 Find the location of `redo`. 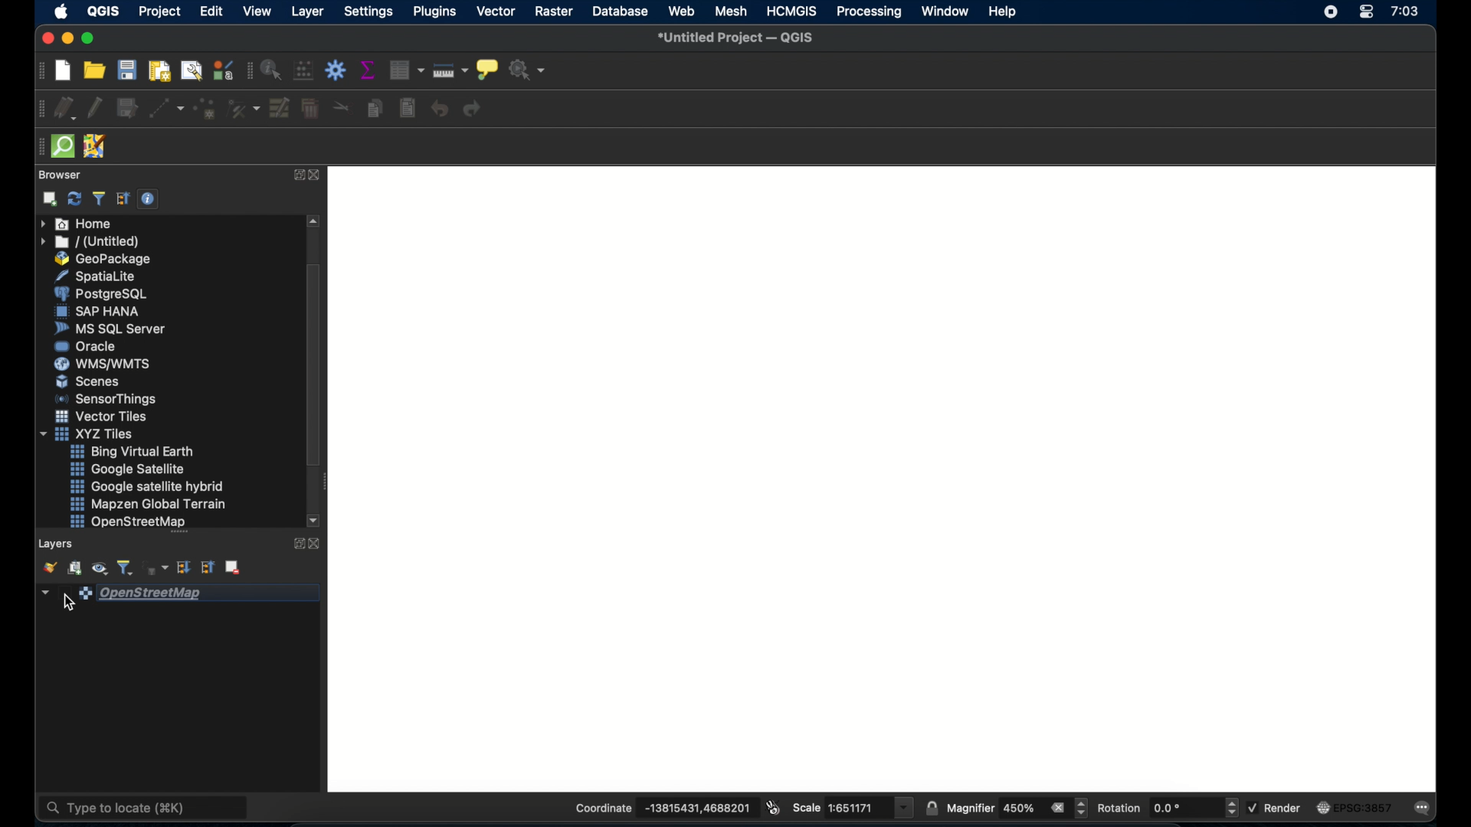

redo is located at coordinates (474, 110).